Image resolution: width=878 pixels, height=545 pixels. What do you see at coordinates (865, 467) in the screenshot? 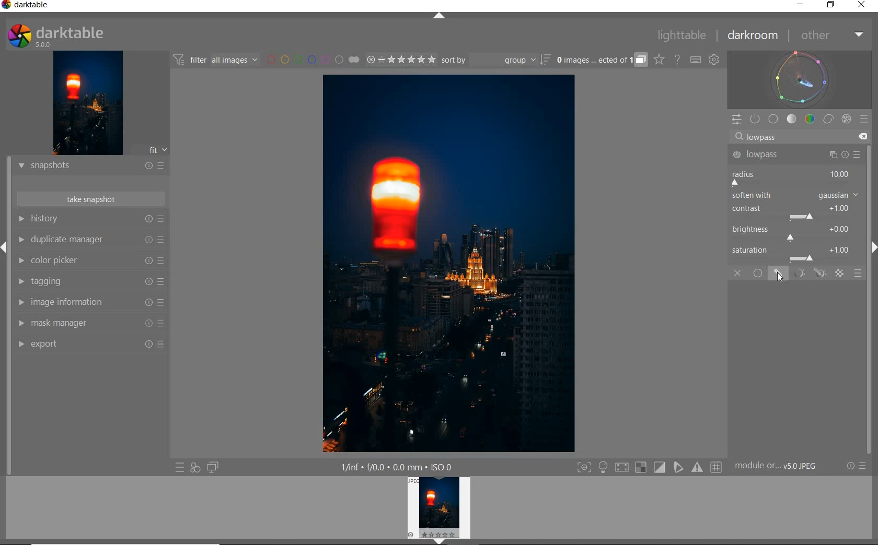
I see `Preset and reset` at bounding box center [865, 467].